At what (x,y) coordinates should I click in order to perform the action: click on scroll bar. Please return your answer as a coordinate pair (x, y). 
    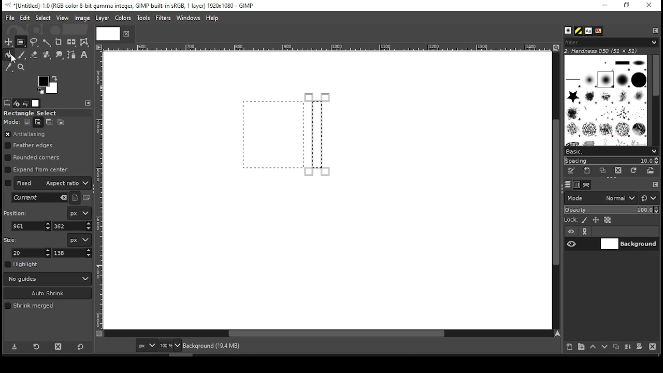
    Looking at the image, I should click on (328, 334).